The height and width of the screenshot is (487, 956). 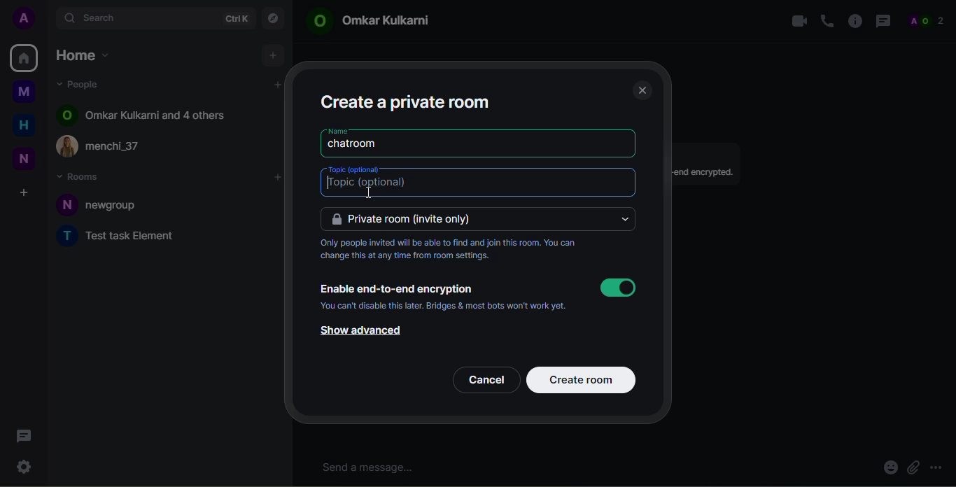 I want to click on add, so click(x=279, y=178).